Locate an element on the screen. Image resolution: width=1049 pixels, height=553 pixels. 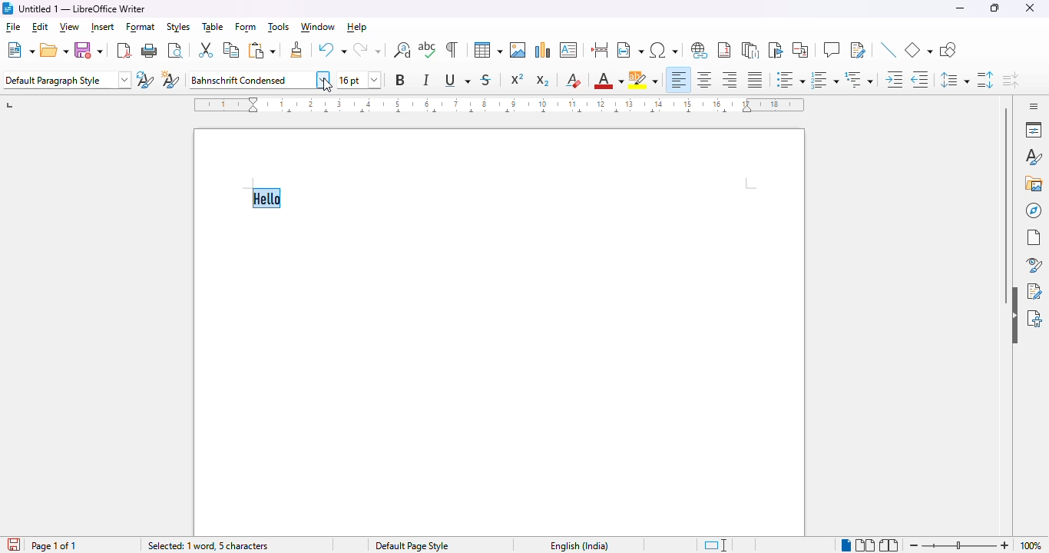
zoom factor is located at coordinates (1031, 545).